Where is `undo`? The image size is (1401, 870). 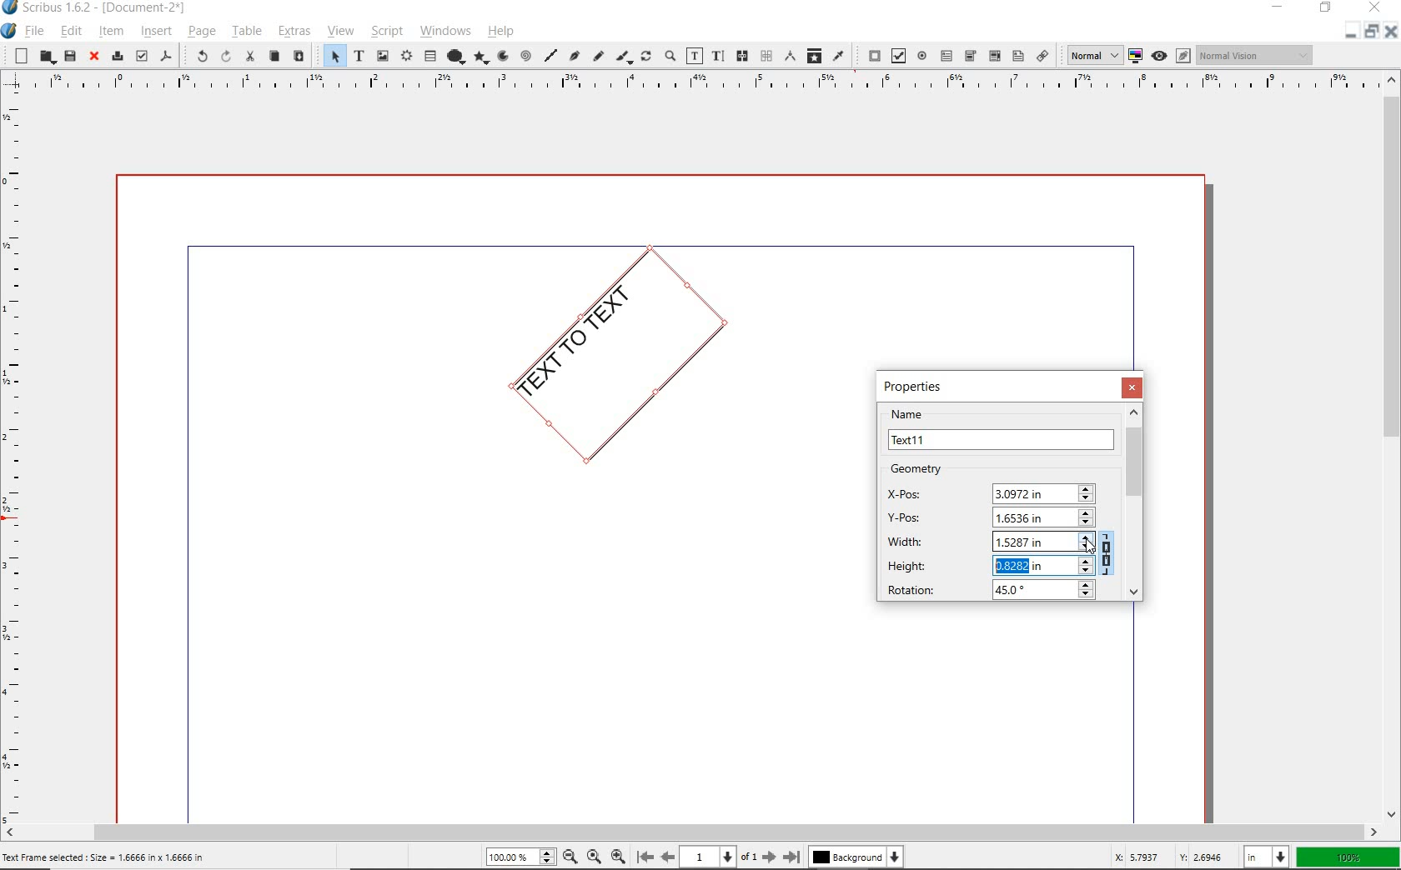
undo is located at coordinates (195, 57).